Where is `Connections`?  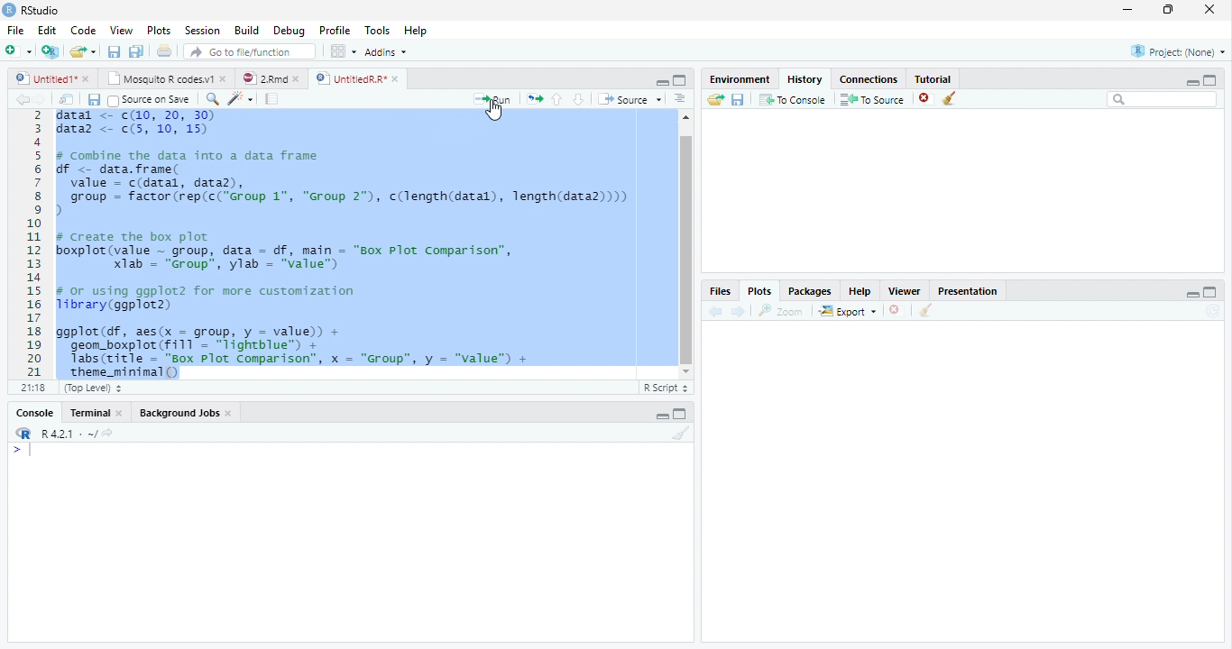
Connections is located at coordinates (869, 79).